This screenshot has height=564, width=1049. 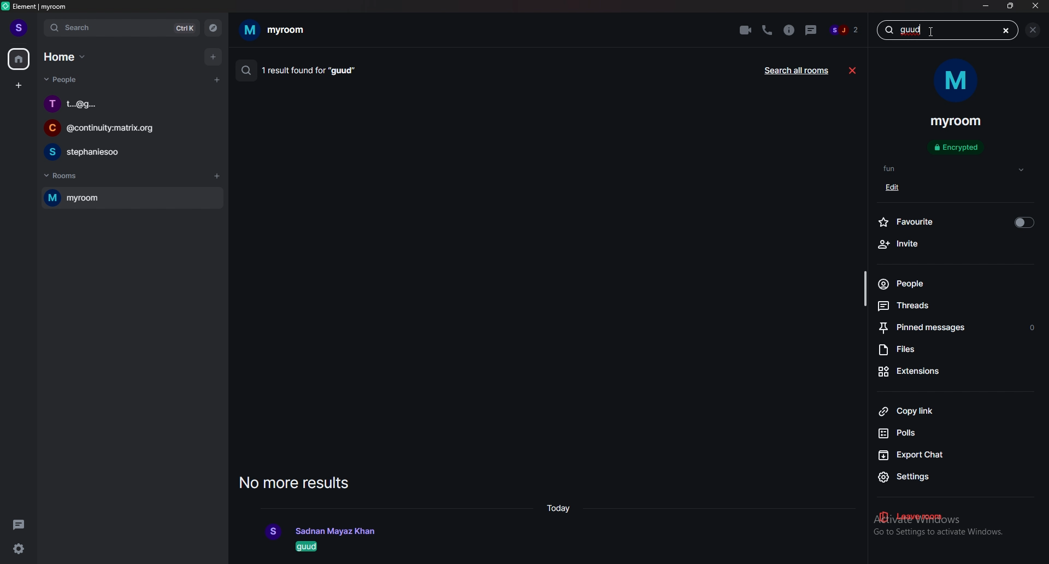 What do you see at coordinates (956, 83) in the screenshot?
I see `room display photo` at bounding box center [956, 83].